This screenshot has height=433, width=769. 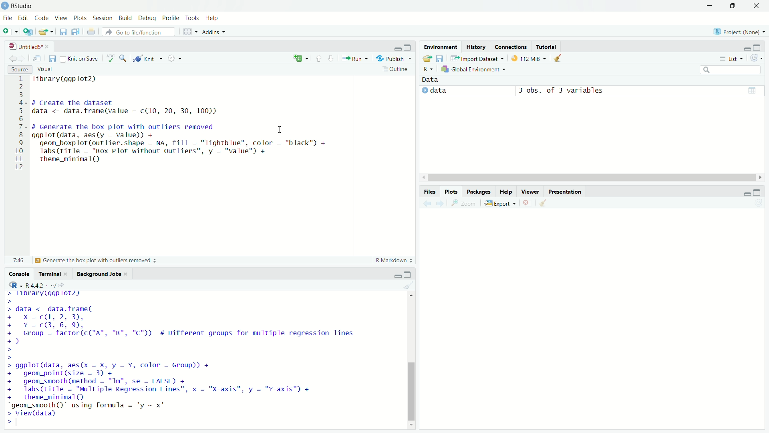 What do you see at coordinates (47, 69) in the screenshot?
I see `Visual` at bounding box center [47, 69].